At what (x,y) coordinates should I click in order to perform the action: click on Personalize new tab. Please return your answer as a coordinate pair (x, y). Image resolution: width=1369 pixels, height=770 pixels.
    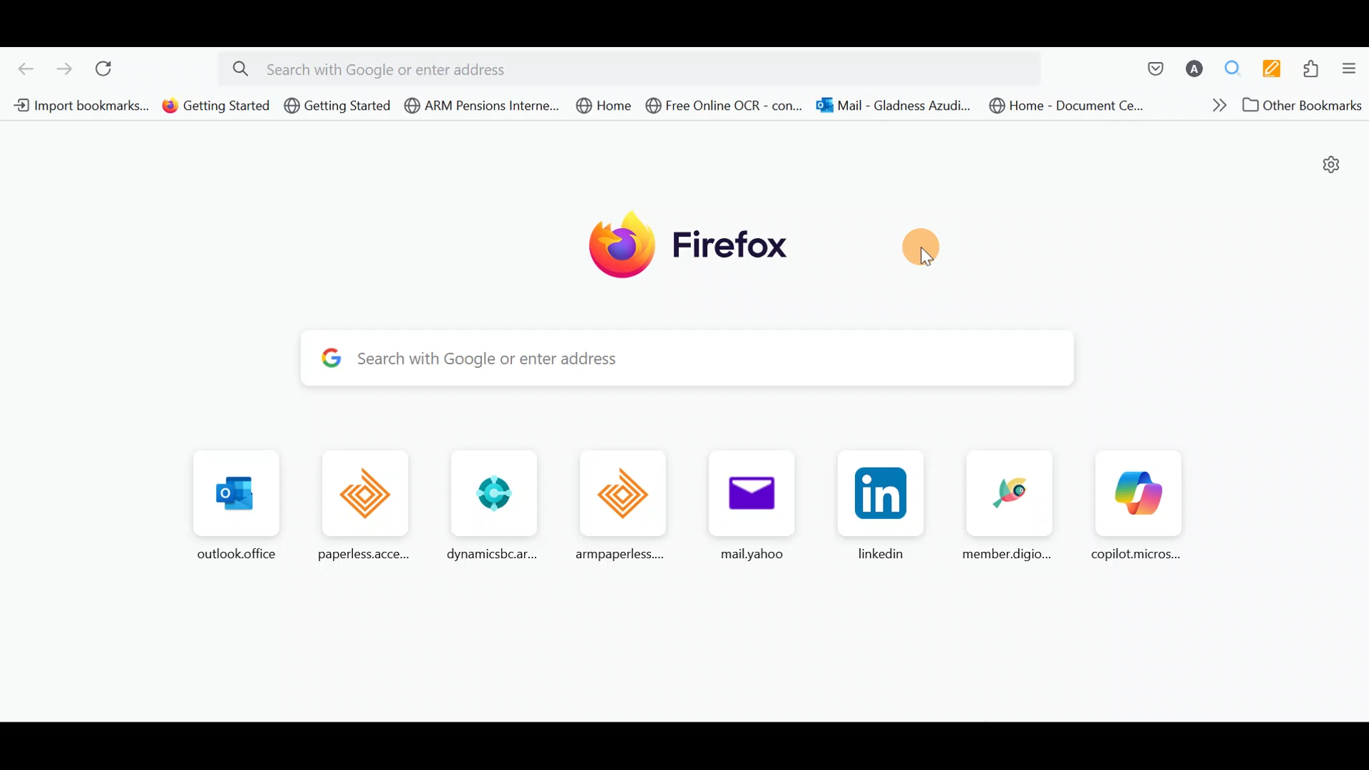
    Looking at the image, I should click on (1330, 165).